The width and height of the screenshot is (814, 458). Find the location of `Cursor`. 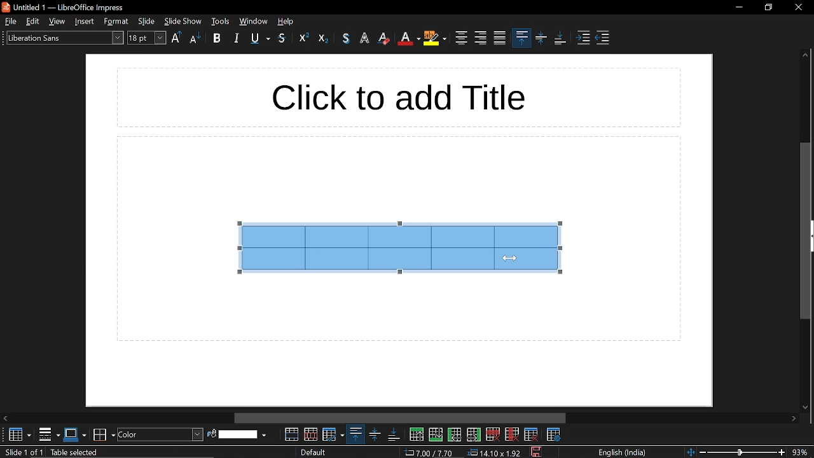

Cursor is located at coordinates (509, 260).